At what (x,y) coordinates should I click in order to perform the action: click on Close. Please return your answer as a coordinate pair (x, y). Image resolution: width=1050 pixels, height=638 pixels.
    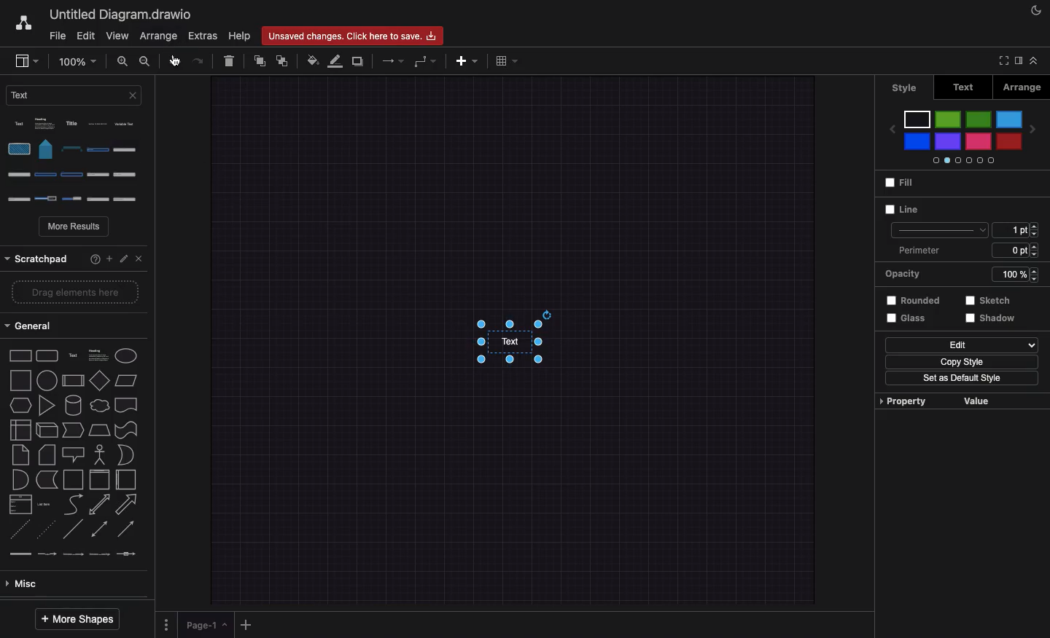
    Looking at the image, I should click on (137, 257).